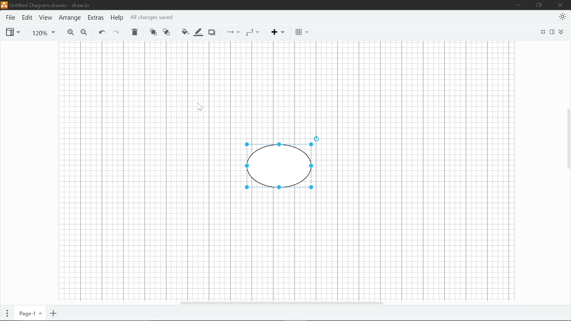 The width and height of the screenshot is (571, 321). What do you see at coordinates (280, 163) in the screenshot?
I see `Shape drawn` at bounding box center [280, 163].